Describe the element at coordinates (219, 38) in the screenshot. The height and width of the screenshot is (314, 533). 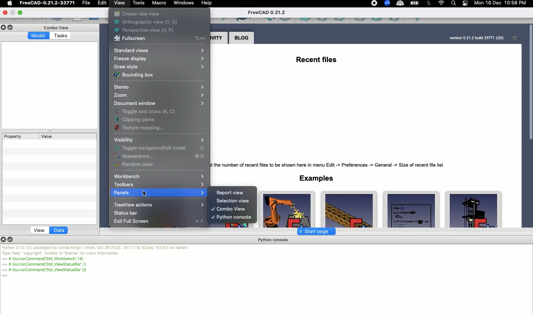
I see `Activity ` at that location.